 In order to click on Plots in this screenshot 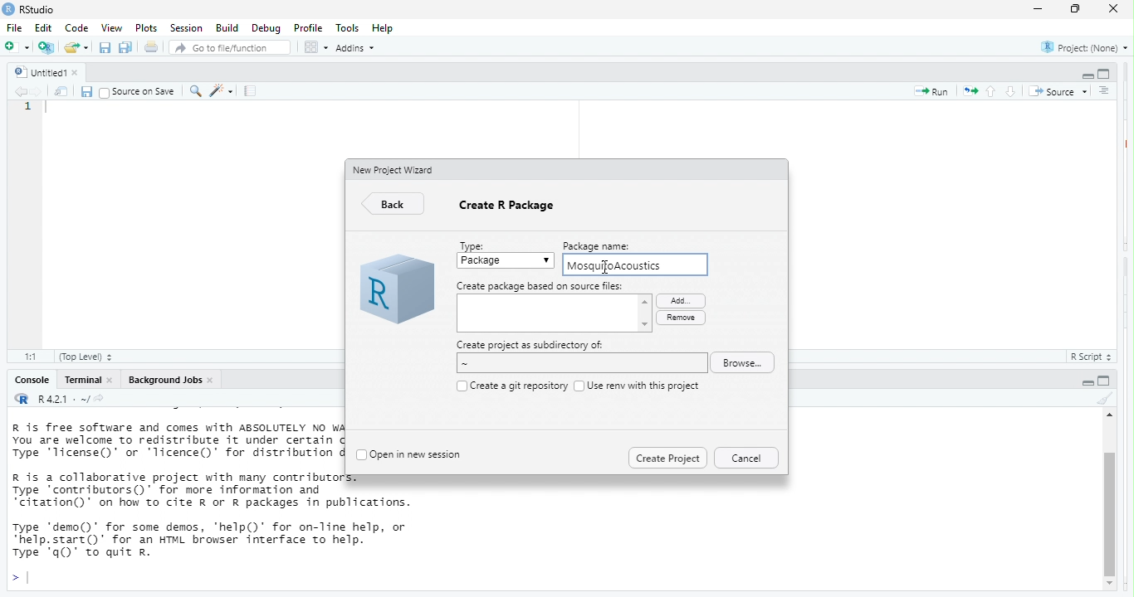, I will do `click(146, 27)`.